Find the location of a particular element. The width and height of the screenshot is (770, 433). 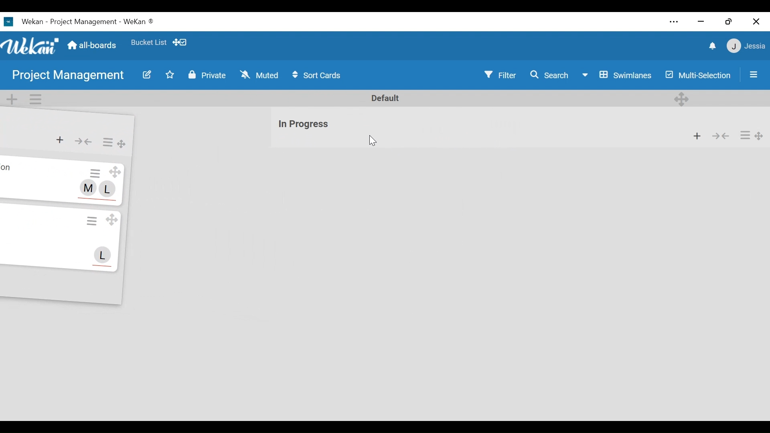

Drag Board is located at coordinates (760, 136).